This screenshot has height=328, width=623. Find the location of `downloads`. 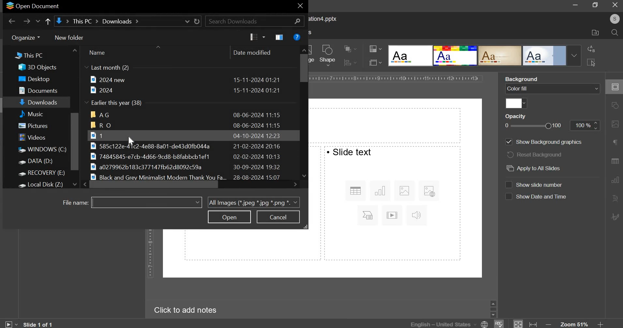

downloads is located at coordinates (39, 103).